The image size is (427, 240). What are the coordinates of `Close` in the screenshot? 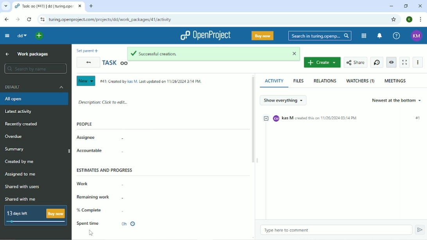 It's located at (421, 6).